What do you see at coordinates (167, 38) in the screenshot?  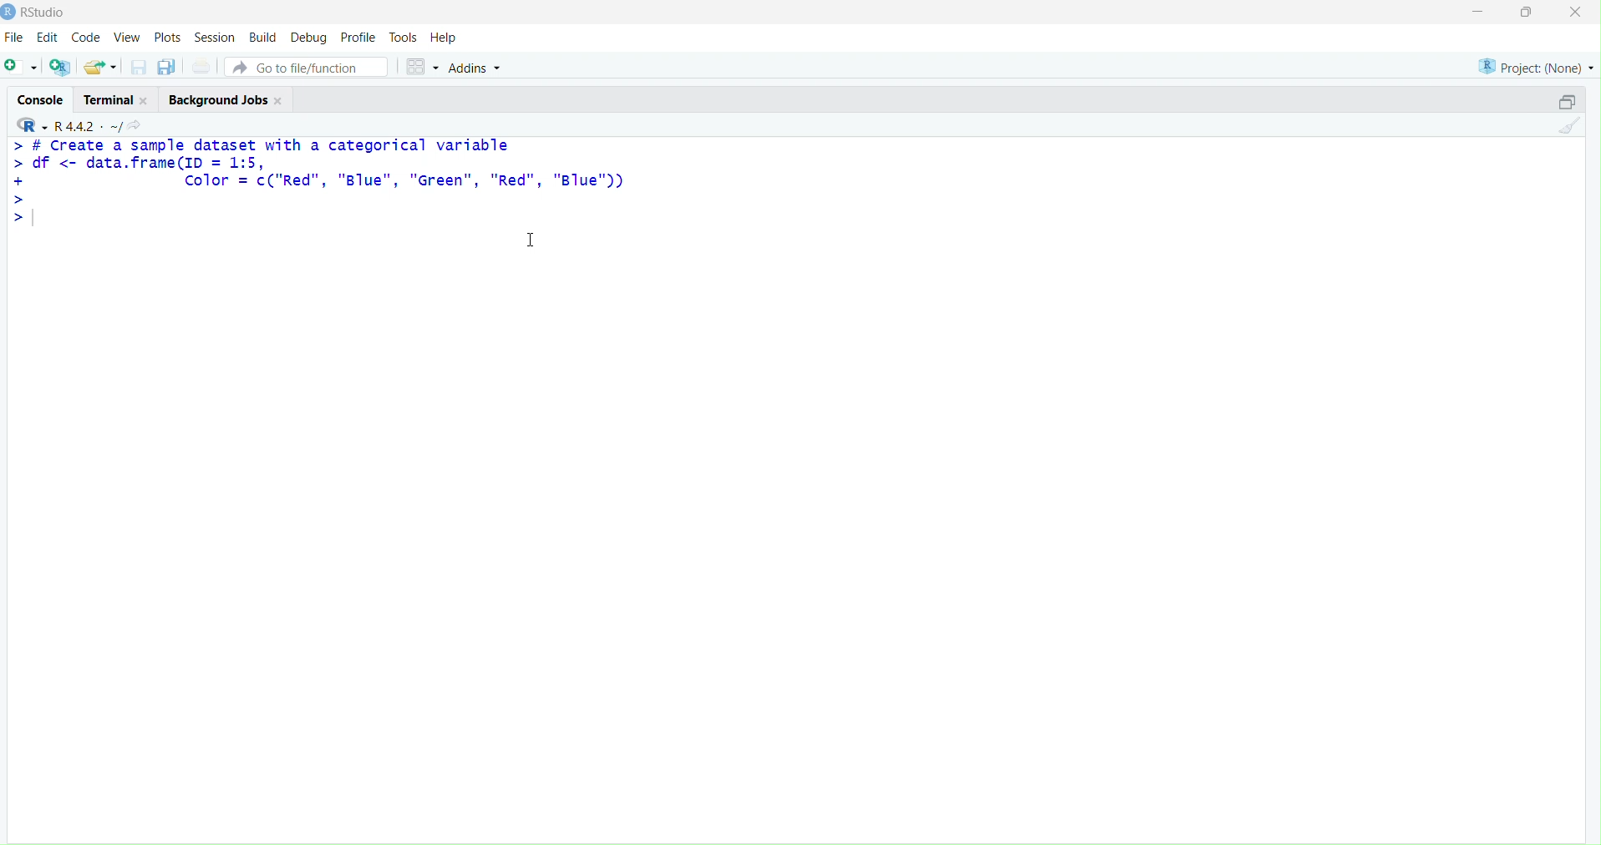 I see `plots` at bounding box center [167, 38].